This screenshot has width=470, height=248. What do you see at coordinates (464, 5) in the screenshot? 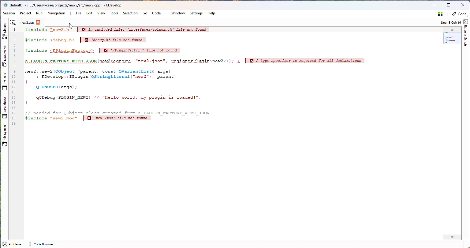
I see `Close` at bounding box center [464, 5].